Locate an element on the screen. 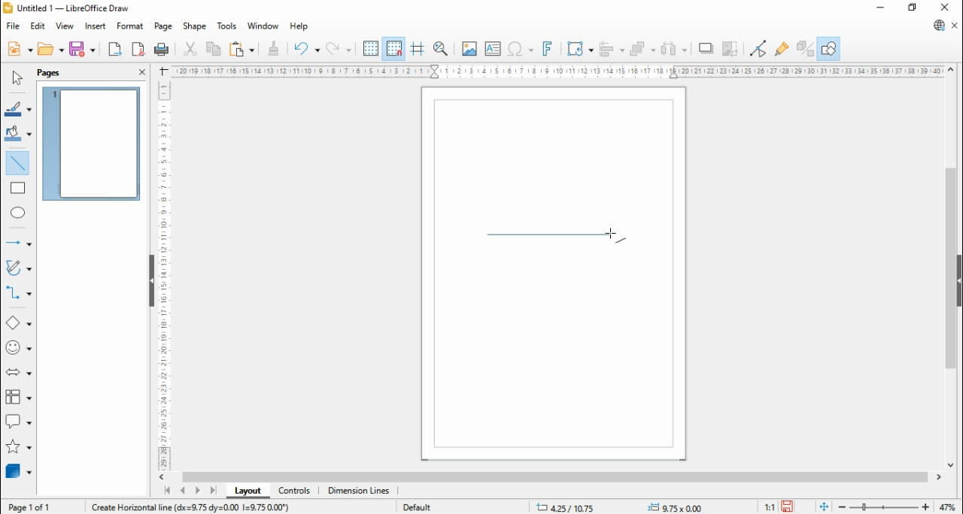 This screenshot has width=963, height=514. shape is located at coordinates (195, 26).